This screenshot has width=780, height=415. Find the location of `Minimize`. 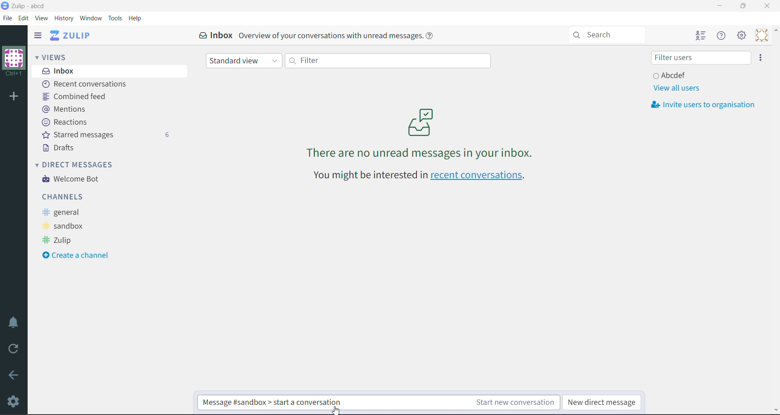

Minimize is located at coordinates (720, 6).